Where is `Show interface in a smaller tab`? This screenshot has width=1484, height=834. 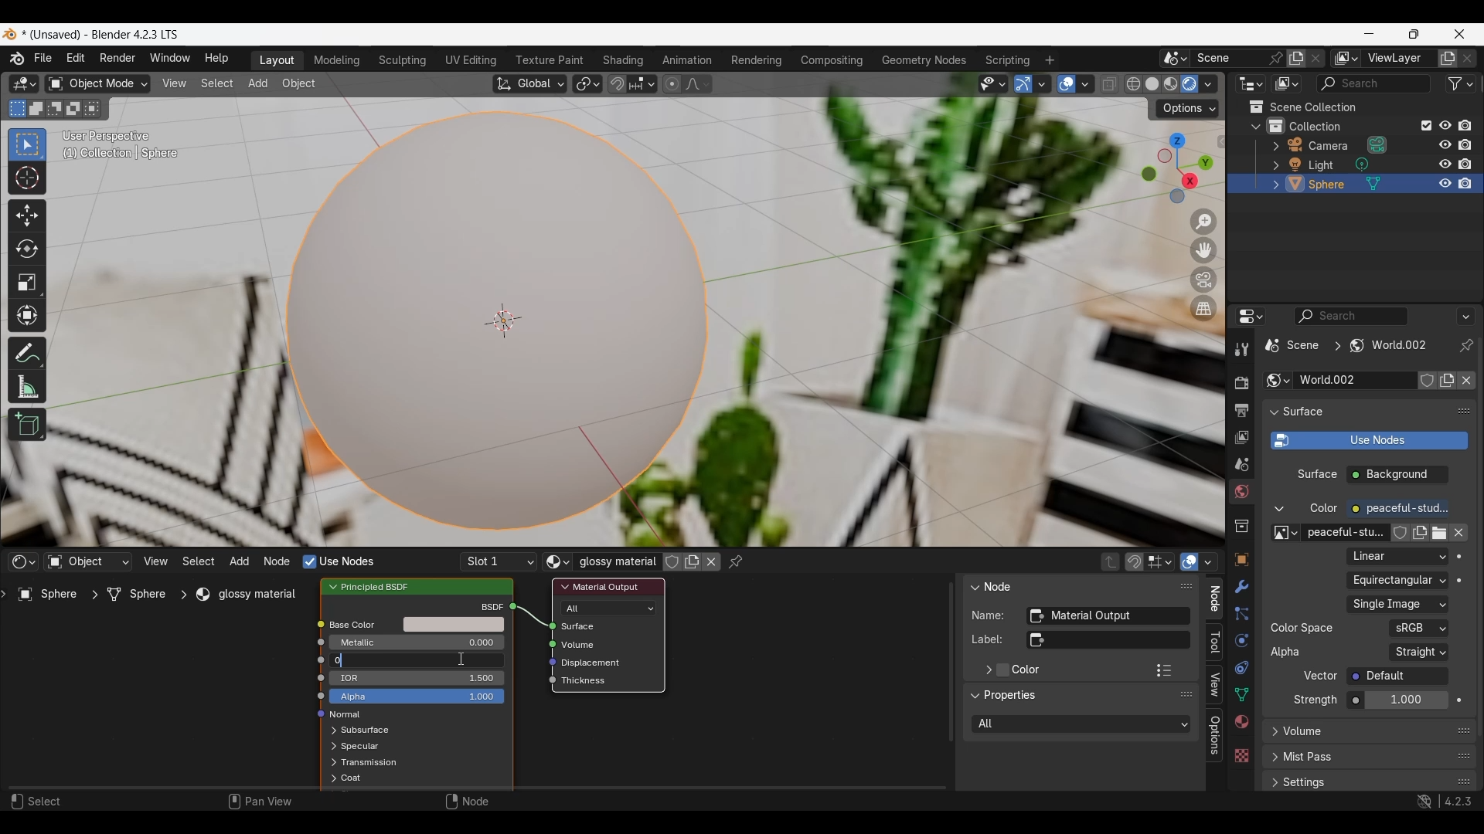 Show interface in a smaller tab is located at coordinates (1414, 34).